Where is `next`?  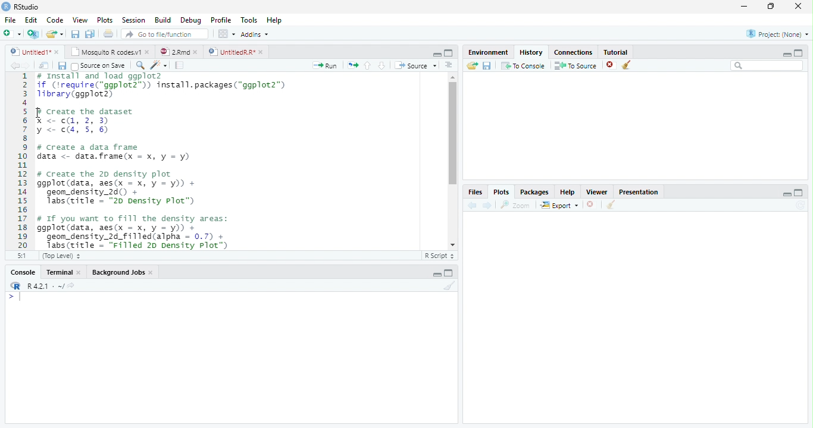
next is located at coordinates (489, 206).